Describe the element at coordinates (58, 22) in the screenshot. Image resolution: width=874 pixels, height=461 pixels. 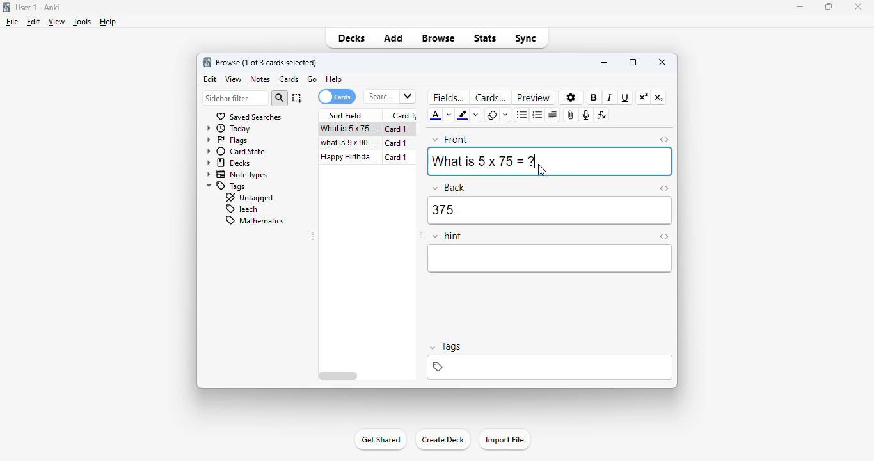
I see `view` at that location.